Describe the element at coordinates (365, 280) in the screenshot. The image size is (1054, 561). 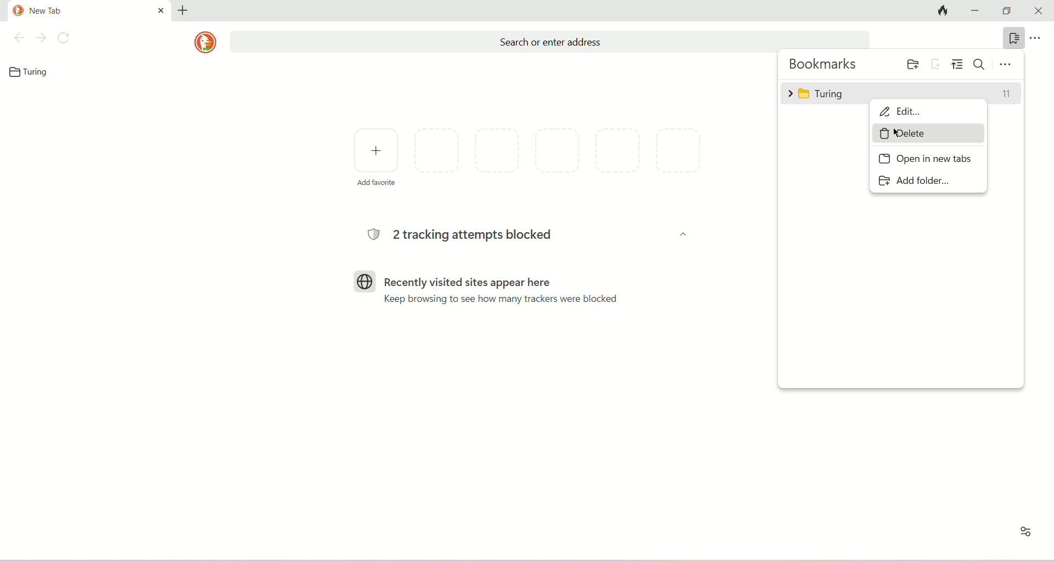
I see `Logo` at that location.